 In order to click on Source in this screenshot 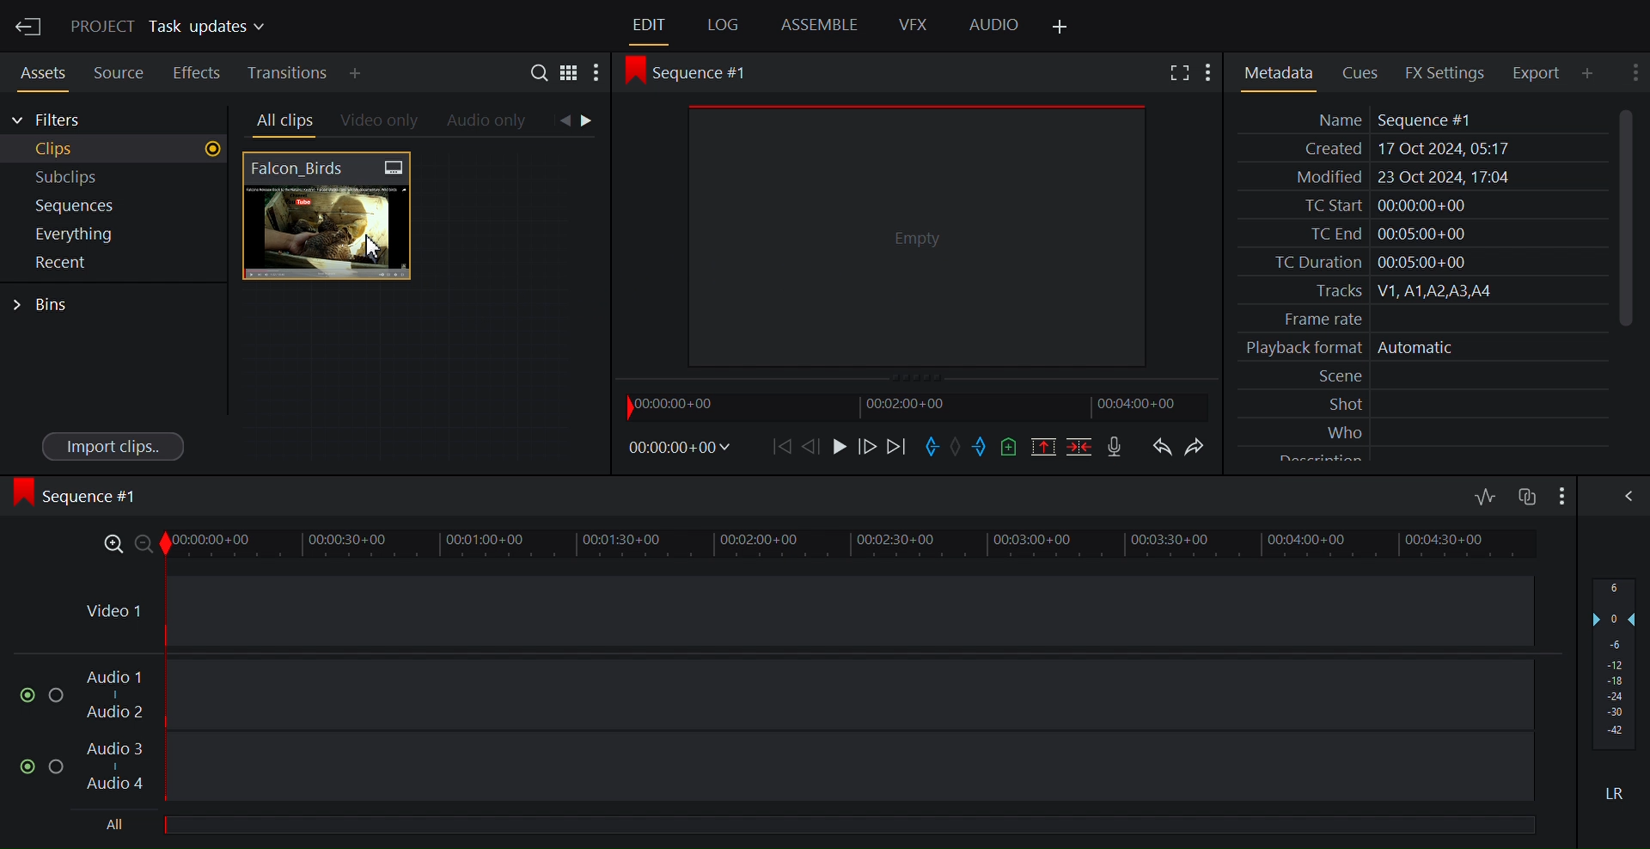, I will do `click(119, 70)`.